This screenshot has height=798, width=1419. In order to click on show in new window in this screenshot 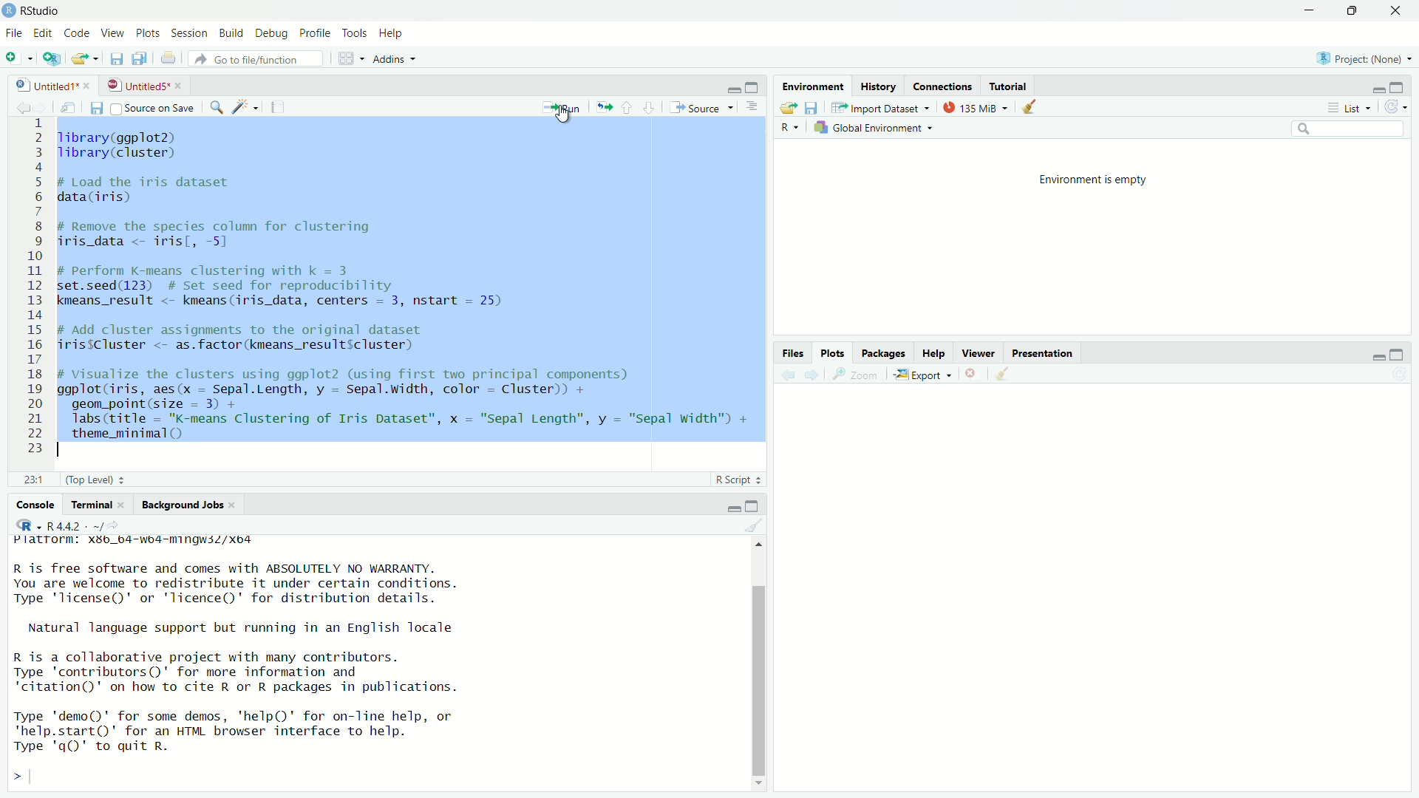, I will do `click(65, 106)`.